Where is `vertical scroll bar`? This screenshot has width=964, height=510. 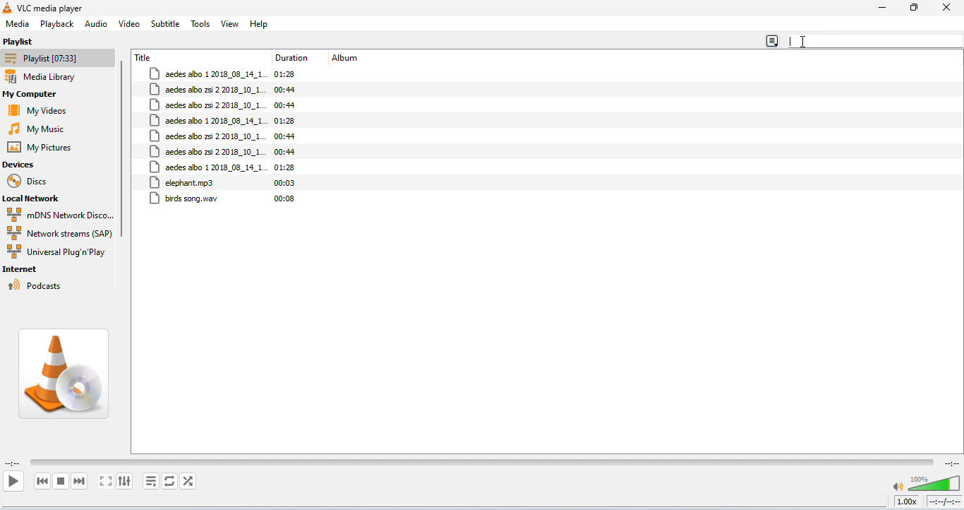
vertical scroll bar is located at coordinates (124, 153).